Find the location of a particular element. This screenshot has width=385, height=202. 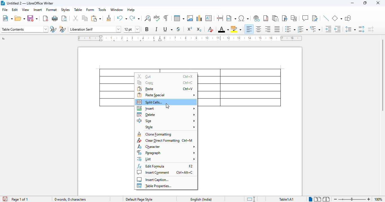

0 words,0 characters is located at coordinates (71, 199).